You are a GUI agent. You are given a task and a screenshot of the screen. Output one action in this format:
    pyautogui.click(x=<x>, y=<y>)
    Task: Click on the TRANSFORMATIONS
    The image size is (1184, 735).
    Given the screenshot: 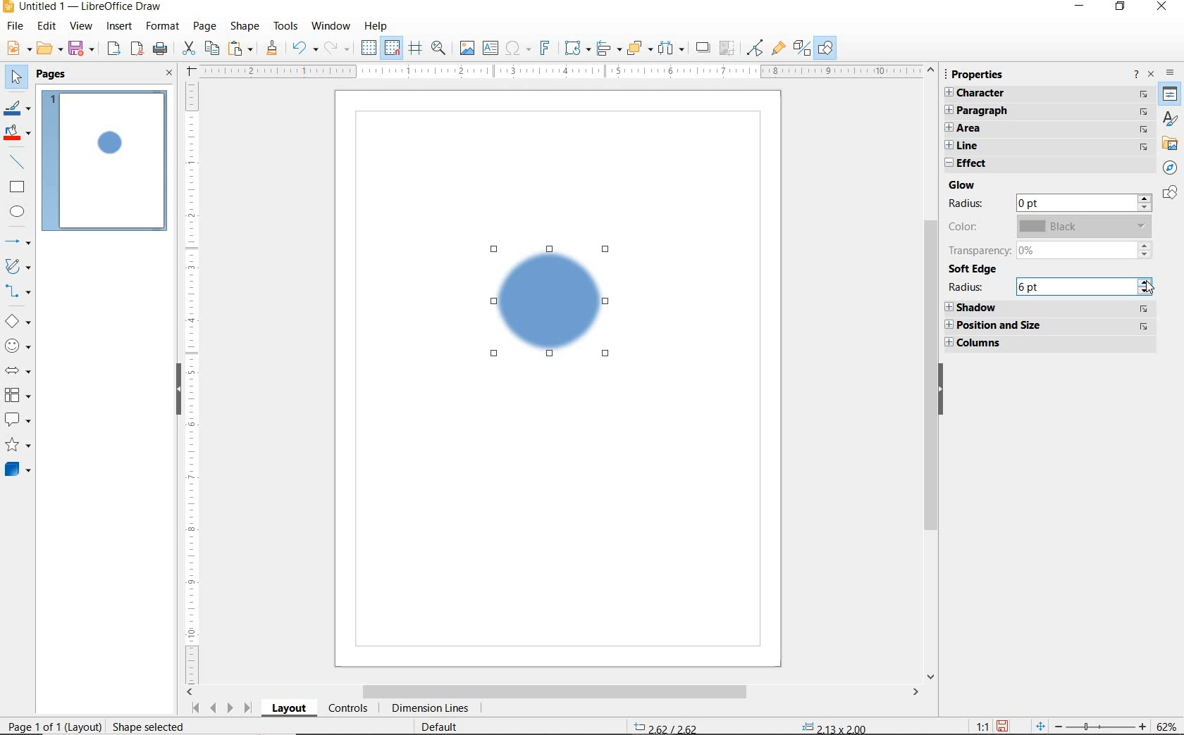 What is the action you would take?
    pyautogui.click(x=577, y=46)
    